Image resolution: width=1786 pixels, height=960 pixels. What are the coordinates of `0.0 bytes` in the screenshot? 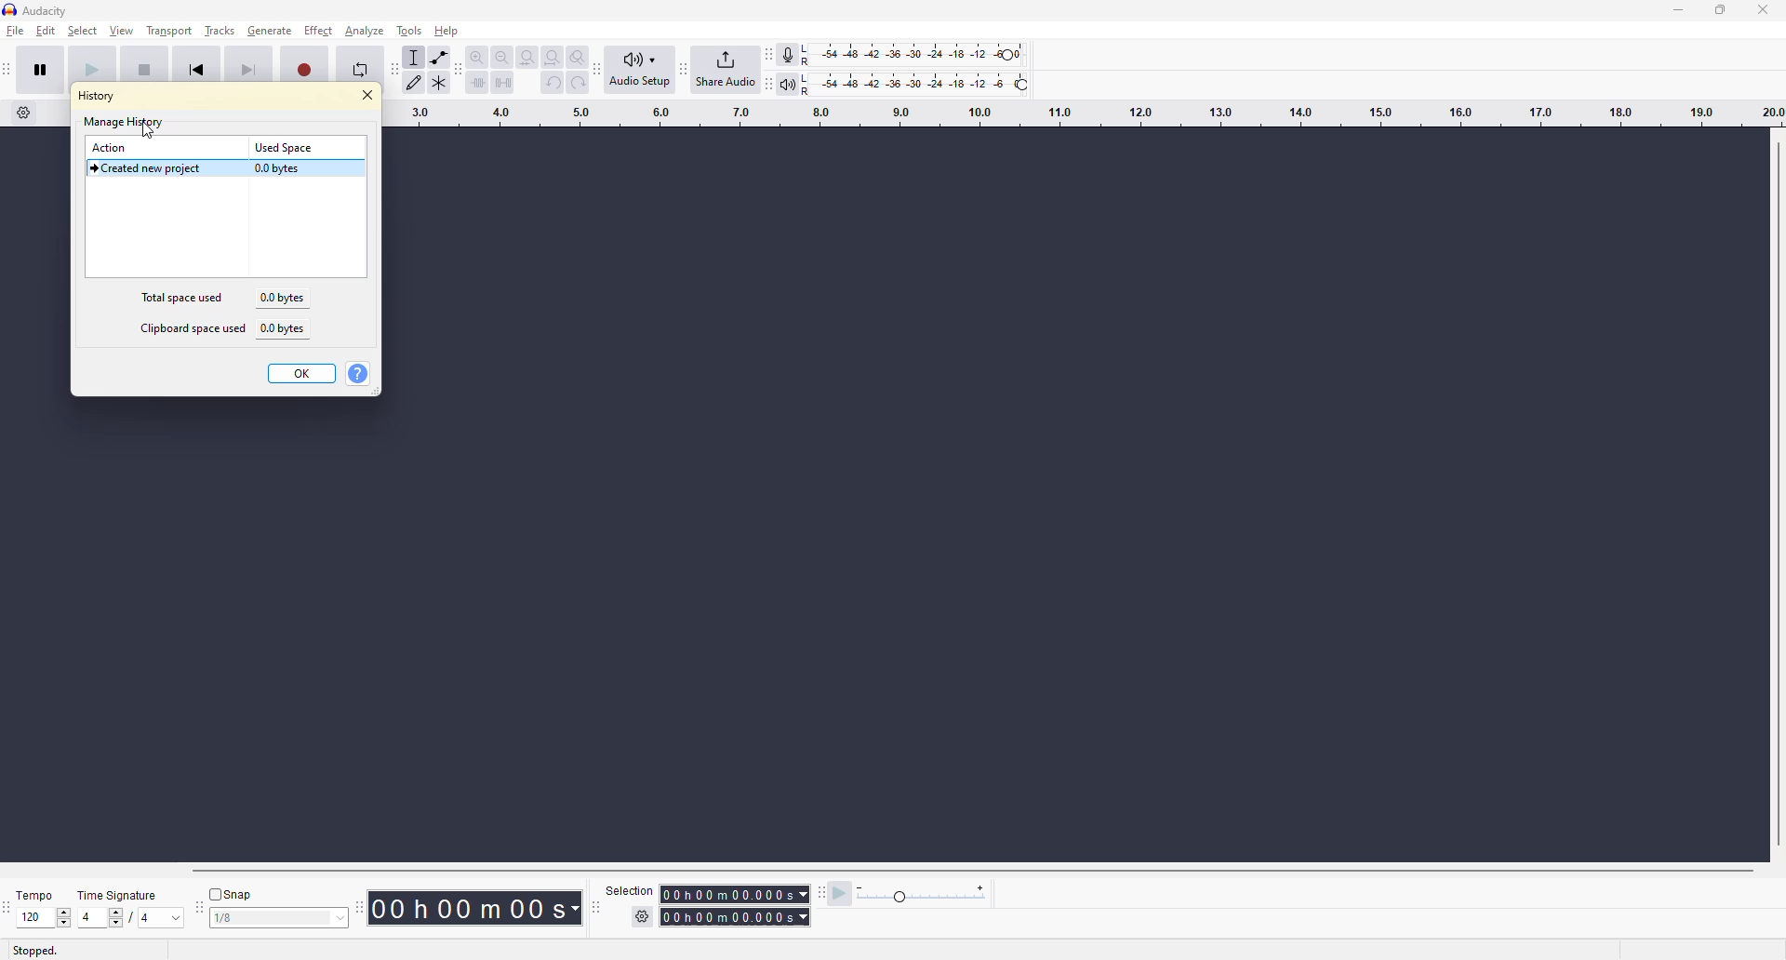 It's located at (287, 330).